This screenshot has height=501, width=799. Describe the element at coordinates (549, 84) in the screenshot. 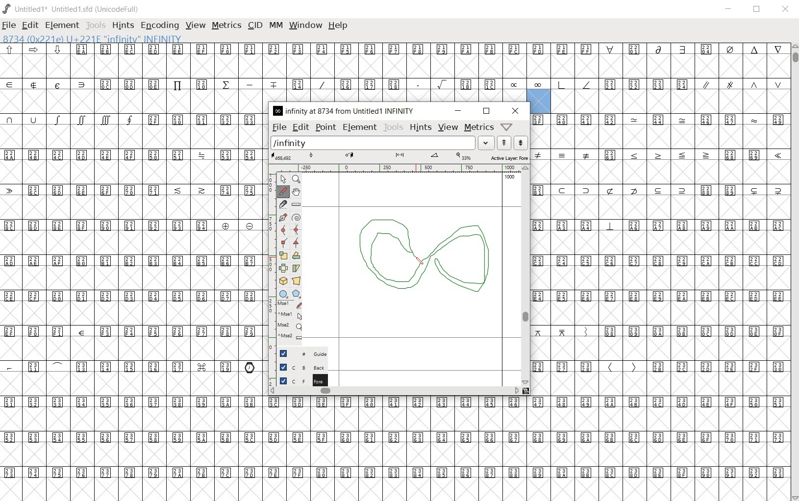

I see `symbols` at that location.